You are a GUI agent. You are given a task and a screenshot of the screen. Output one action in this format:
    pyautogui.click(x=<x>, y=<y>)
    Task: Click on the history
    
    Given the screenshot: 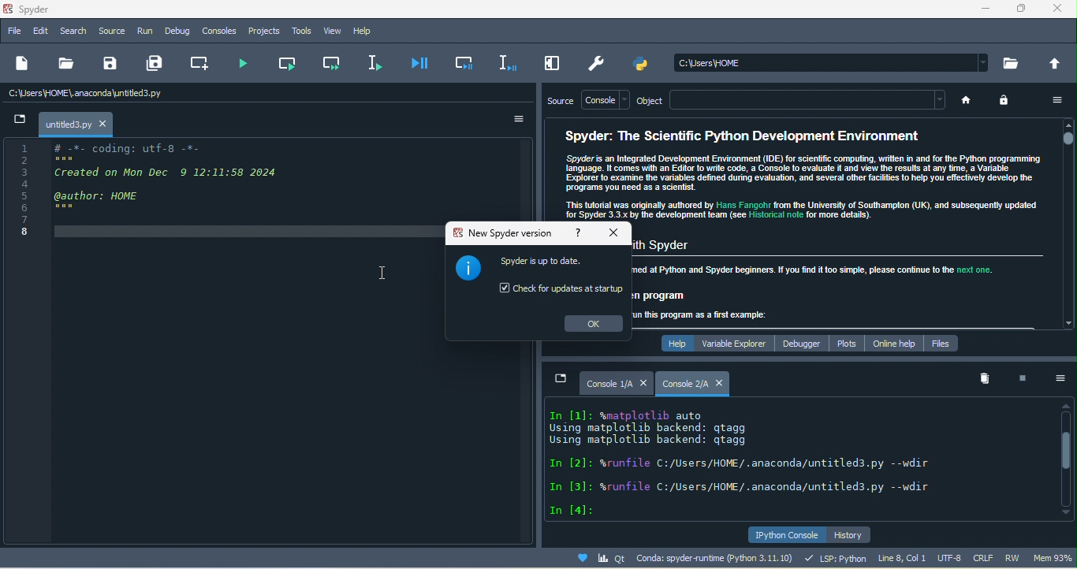 What is the action you would take?
    pyautogui.click(x=859, y=534)
    